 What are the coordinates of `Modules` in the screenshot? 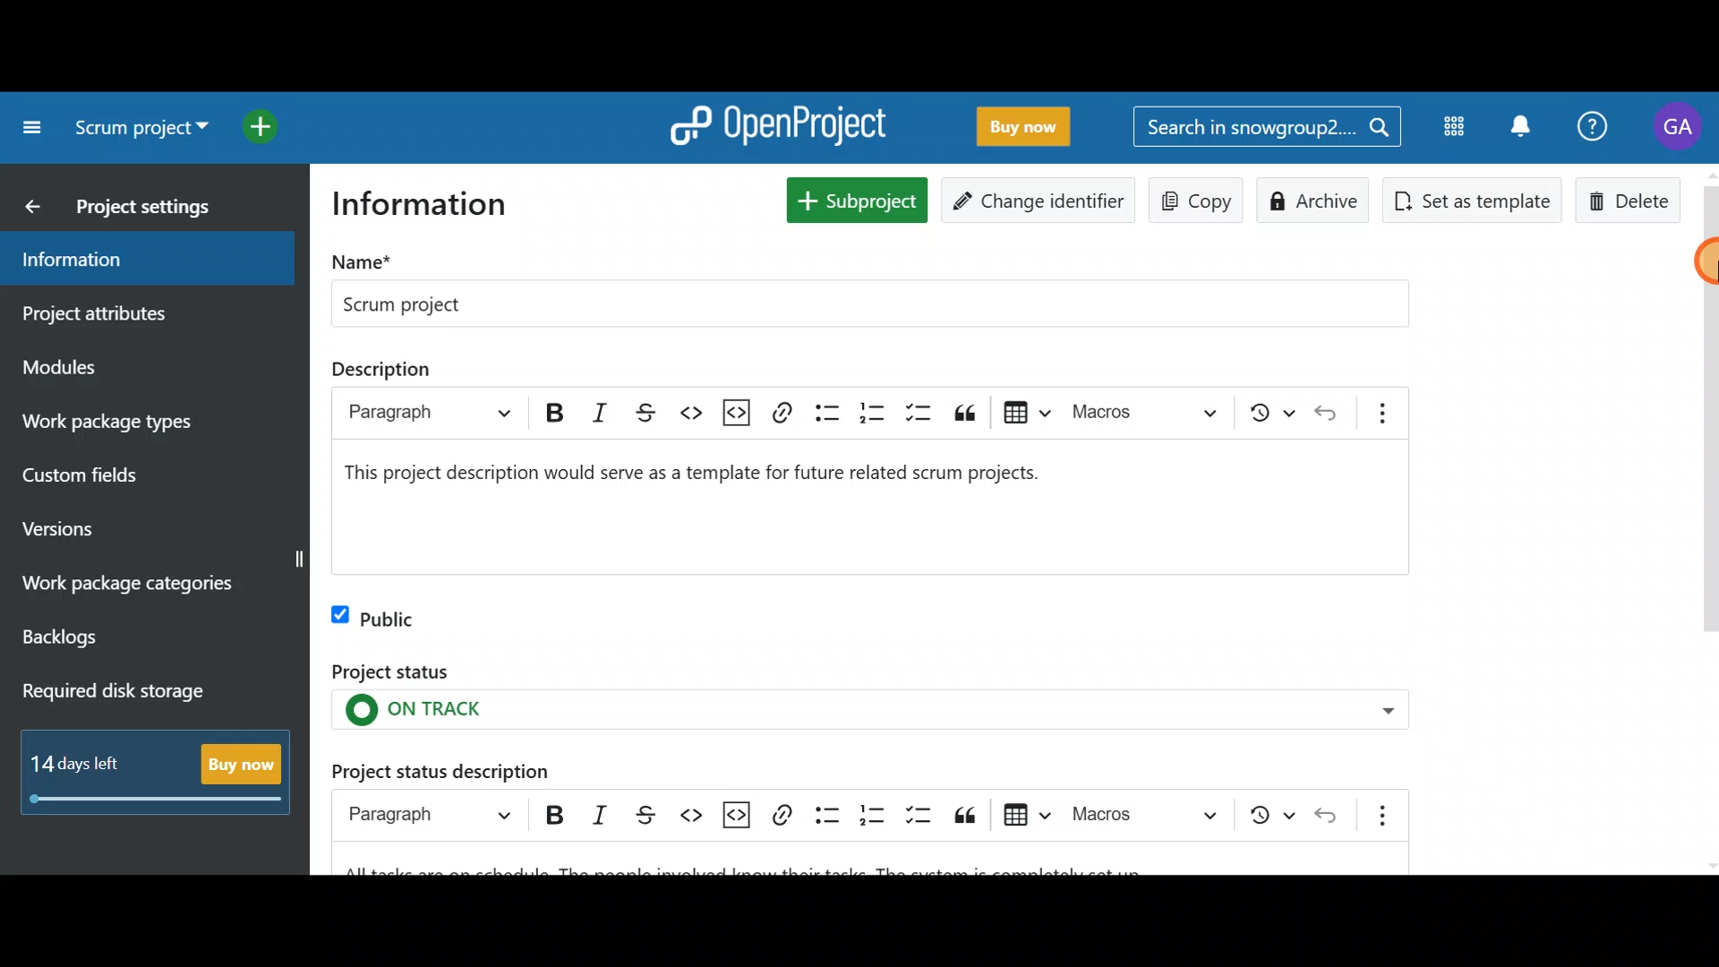 It's located at (125, 366).